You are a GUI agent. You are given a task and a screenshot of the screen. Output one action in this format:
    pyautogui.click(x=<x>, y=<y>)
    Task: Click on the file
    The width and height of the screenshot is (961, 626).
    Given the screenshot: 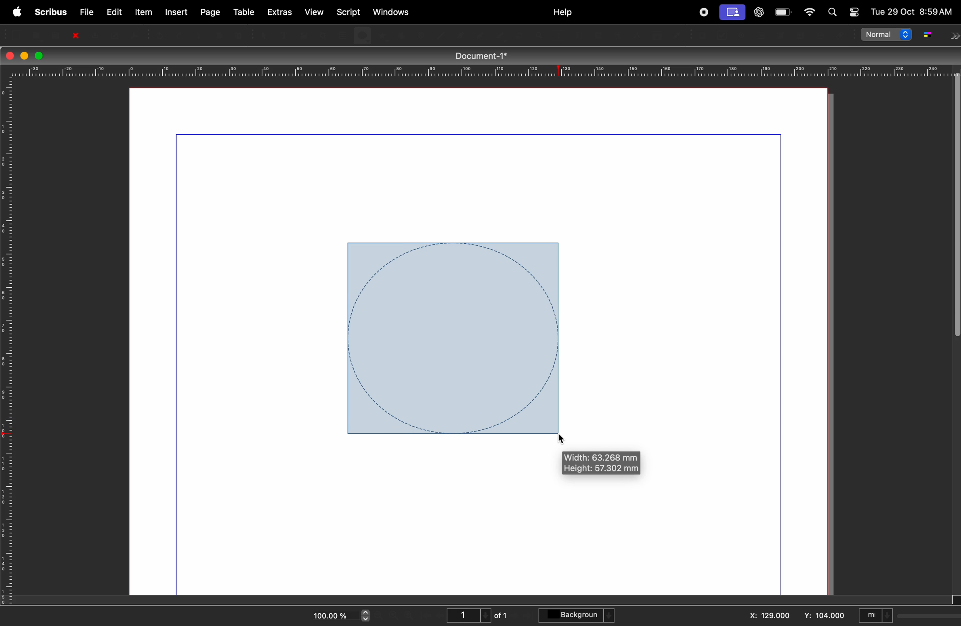 What is the action you would take?
    pyautogui.click(x=85, y=11)
    